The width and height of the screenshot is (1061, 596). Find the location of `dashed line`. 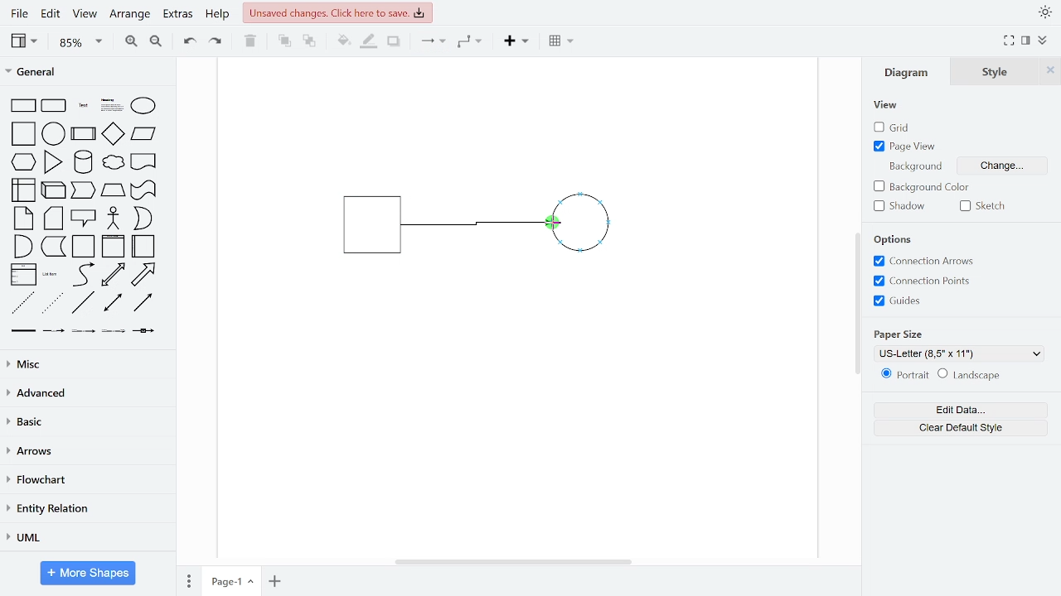

dashed line is located at coordinates (23, 304).